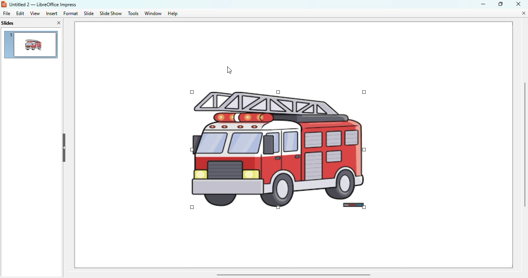 This screenshot has width=528, height=278. Describe the element at coordinates (519, 3) in the screenshot. I see `close` at that location.